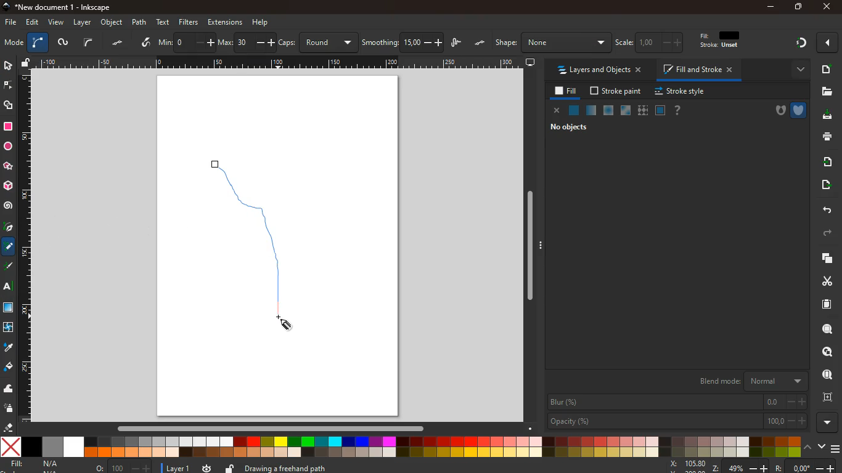 The image size is (842, 473). I want to click on path, so click(141, 22).